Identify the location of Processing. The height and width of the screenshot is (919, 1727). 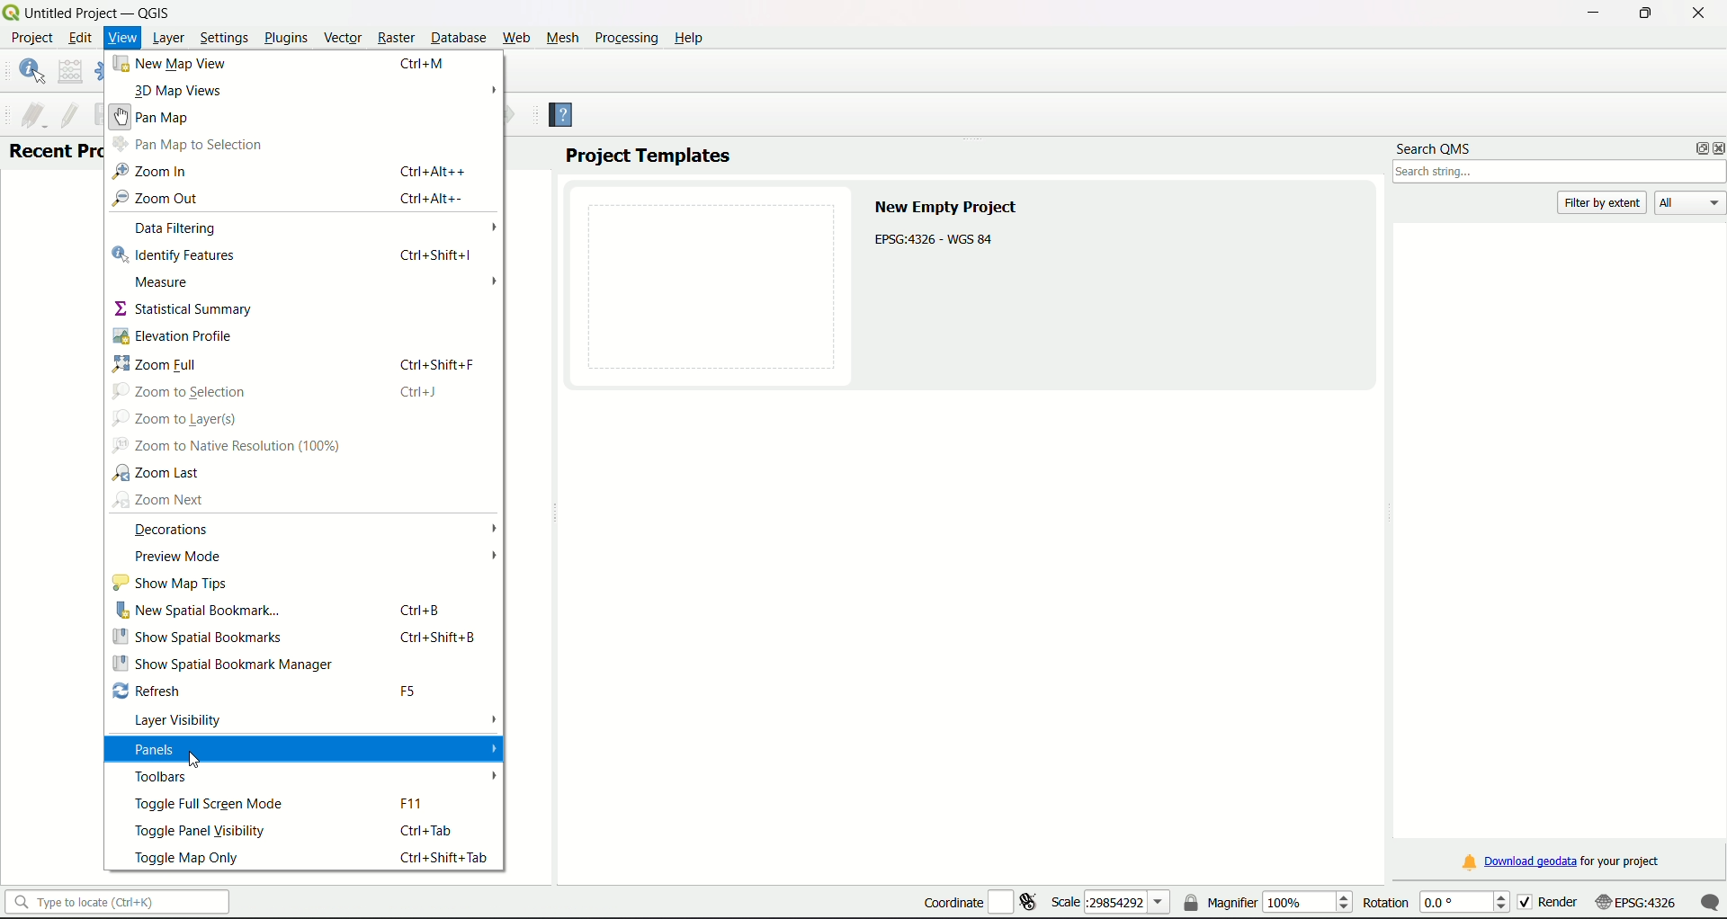
(625, 38).